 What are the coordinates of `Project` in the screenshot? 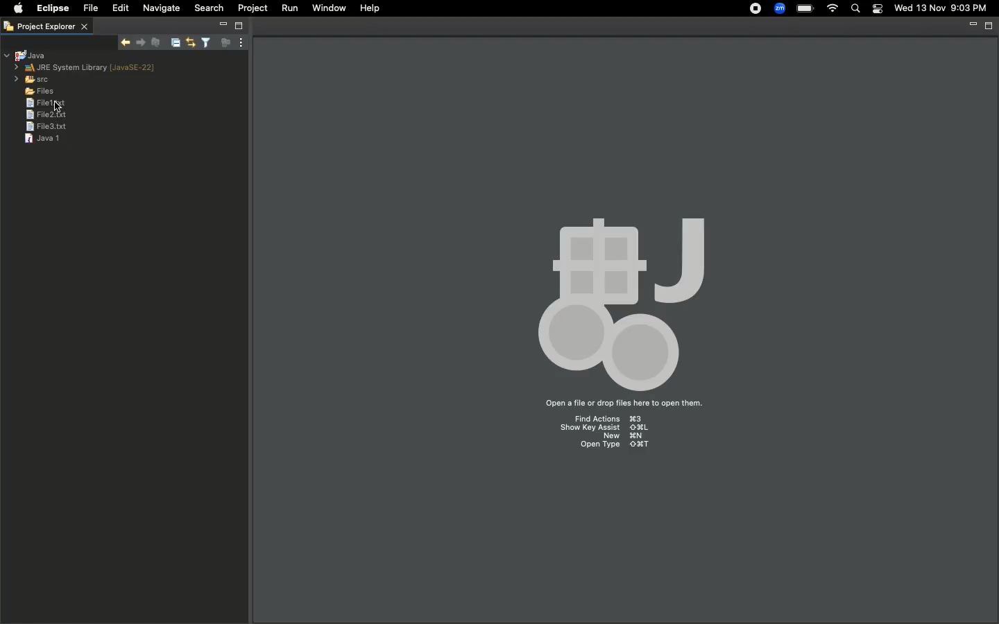 It's located at (253, 8).